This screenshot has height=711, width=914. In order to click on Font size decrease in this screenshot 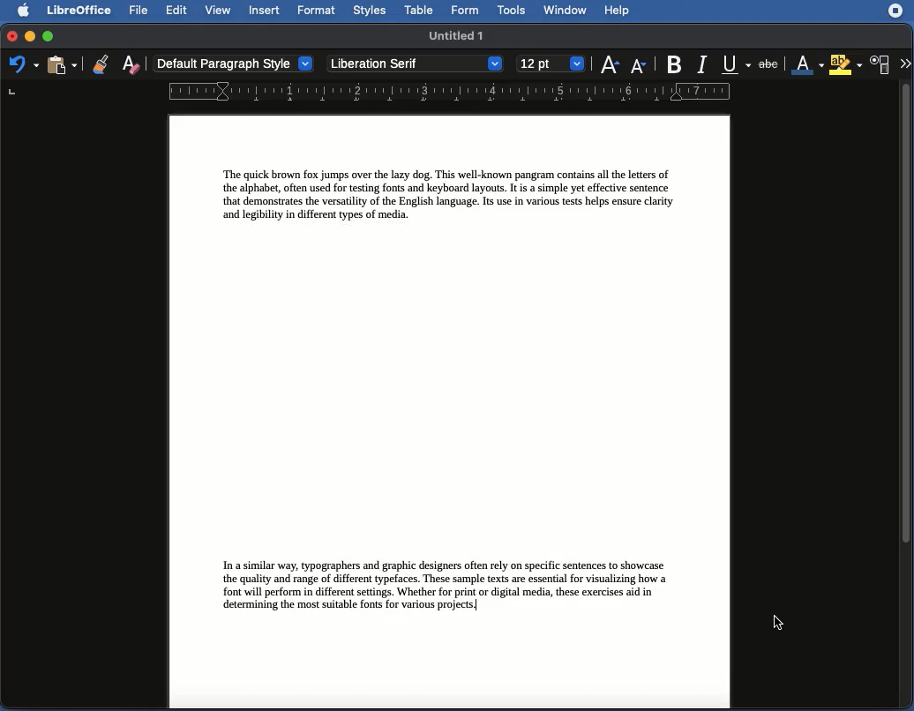, I will do `click(641, 66)`.